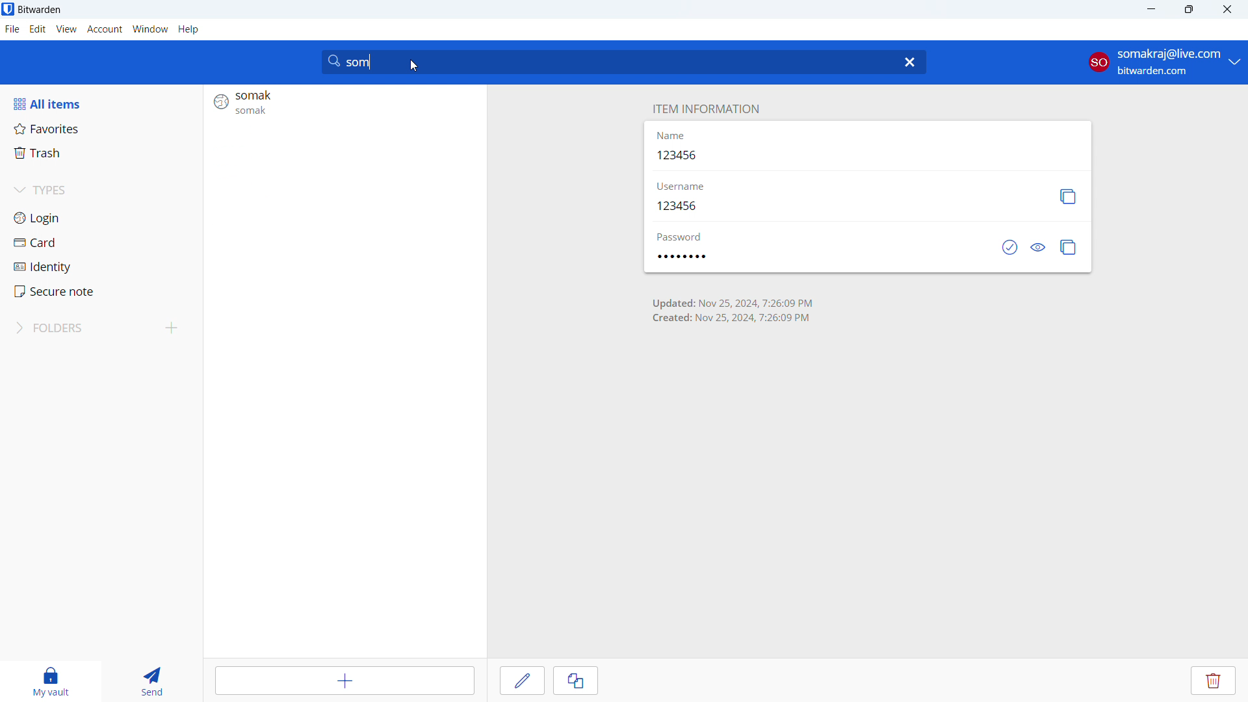 This screenshot has width=1248, height=702. I want to click on view, so click(67, 29).